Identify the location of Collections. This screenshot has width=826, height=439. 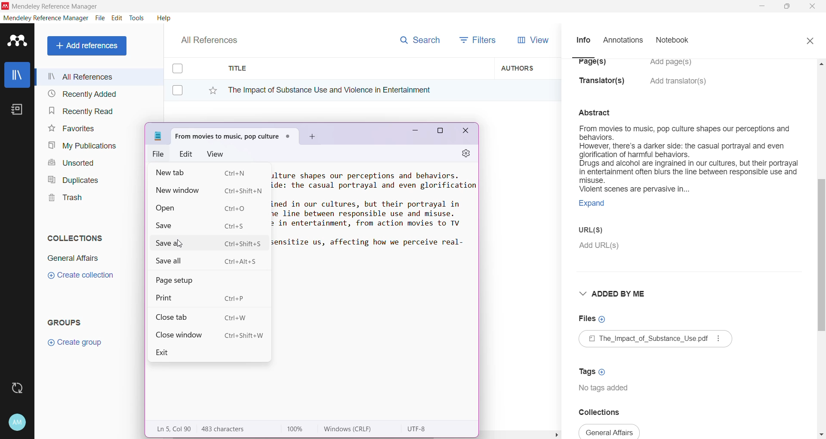
(606, 412).